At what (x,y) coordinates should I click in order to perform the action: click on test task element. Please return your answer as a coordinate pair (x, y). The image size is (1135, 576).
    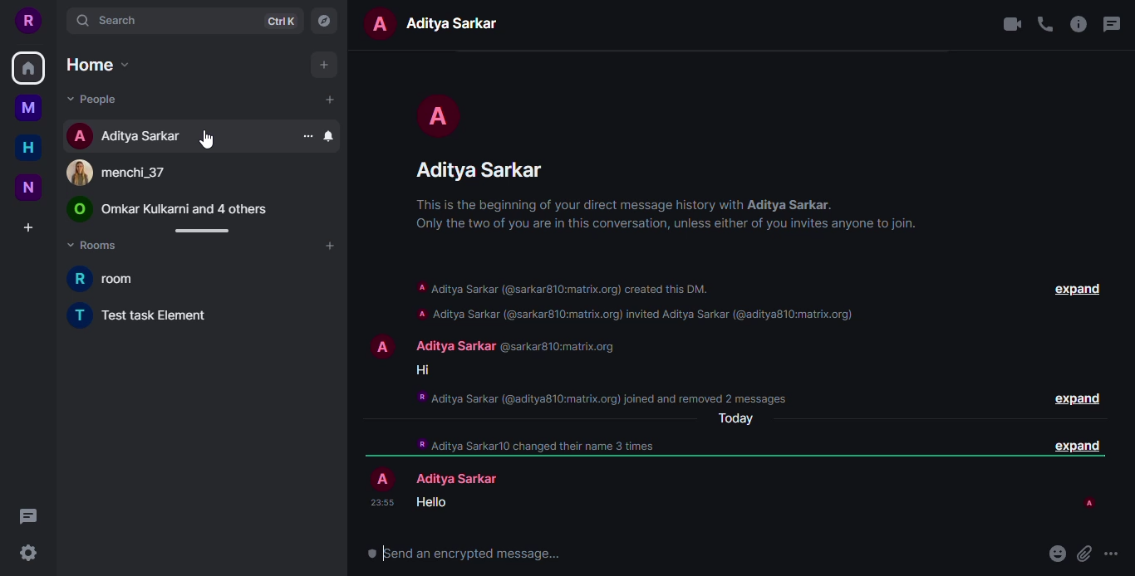
    Looking at the image, I should click on (144, 314).